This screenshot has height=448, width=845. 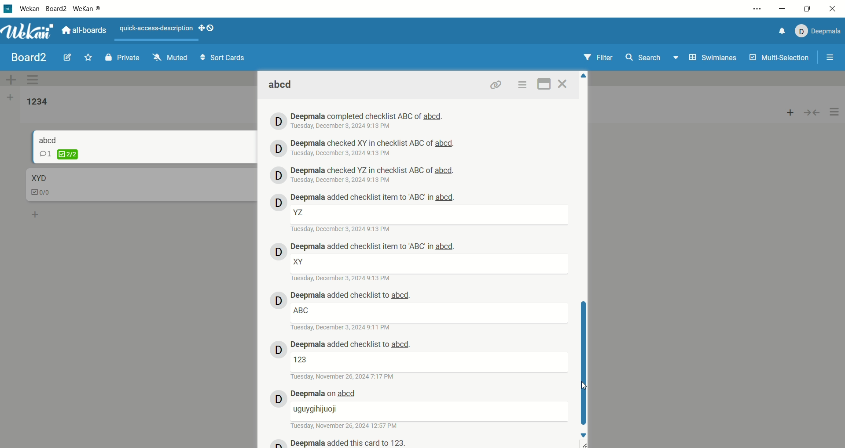 What do you see at coordinates (277, 252) in the screenshot?
I see `avatar` at bounding box center [277, 252].